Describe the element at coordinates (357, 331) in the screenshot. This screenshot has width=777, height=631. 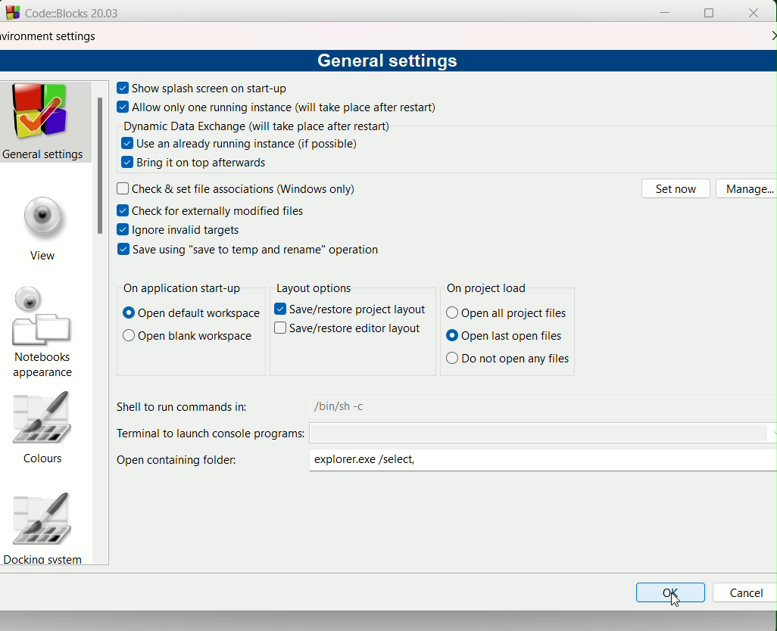
I see `` at that location.